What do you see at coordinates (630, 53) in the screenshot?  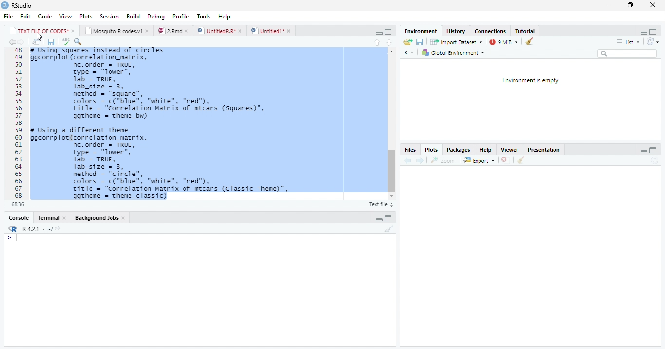 I see `search bar` at bounding box center [630, 53].